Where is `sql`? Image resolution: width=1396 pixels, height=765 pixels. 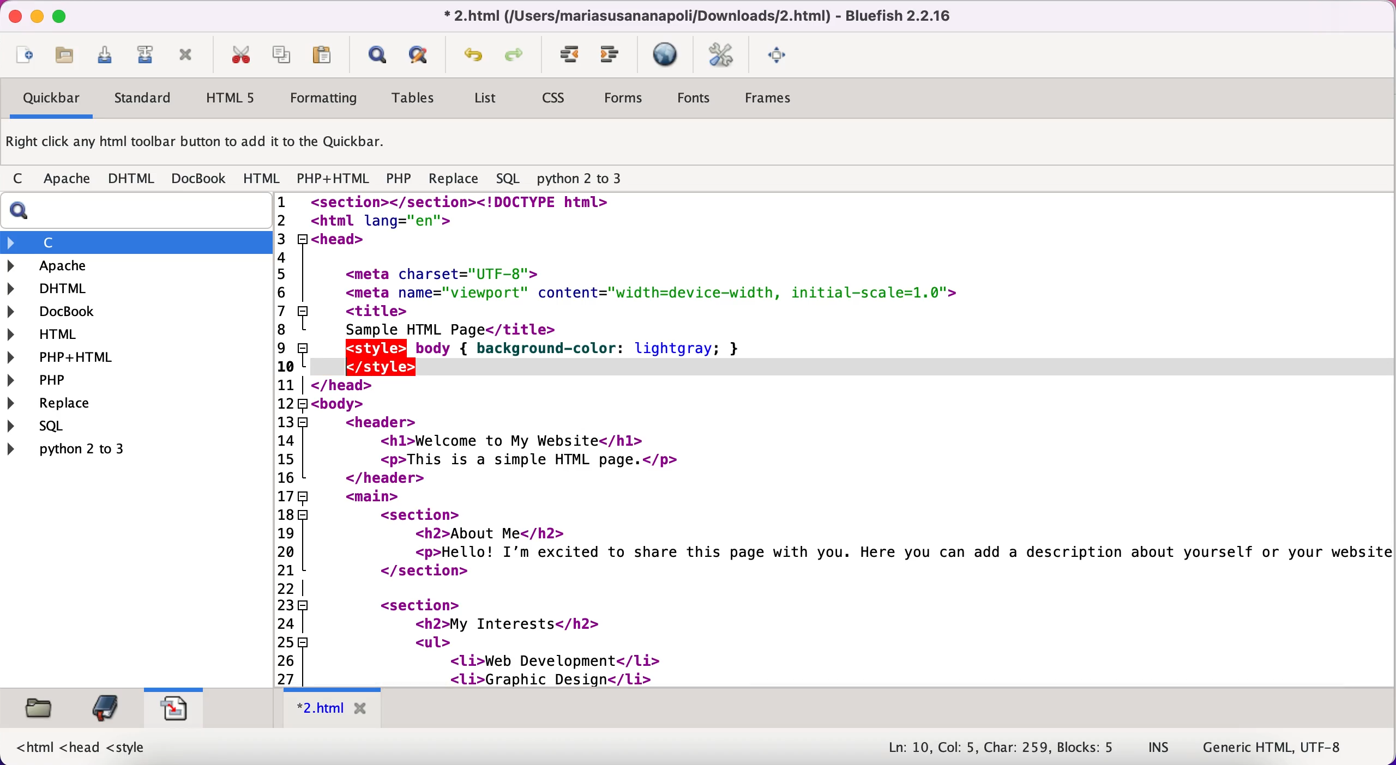
sql is located at coordinates (510, 179).